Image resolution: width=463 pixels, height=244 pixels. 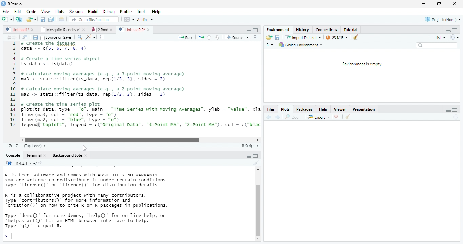 What do you see at coordinates (8, 37) in the screenshot?
I see `back` at bounding box center [8, 37].